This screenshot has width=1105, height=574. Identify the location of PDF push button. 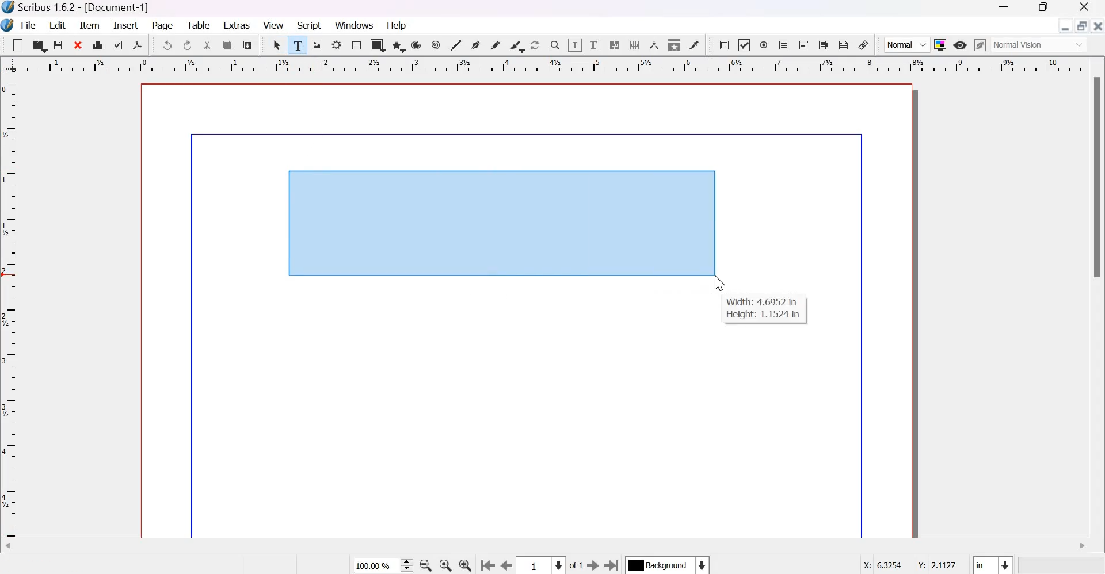
(724, 45).